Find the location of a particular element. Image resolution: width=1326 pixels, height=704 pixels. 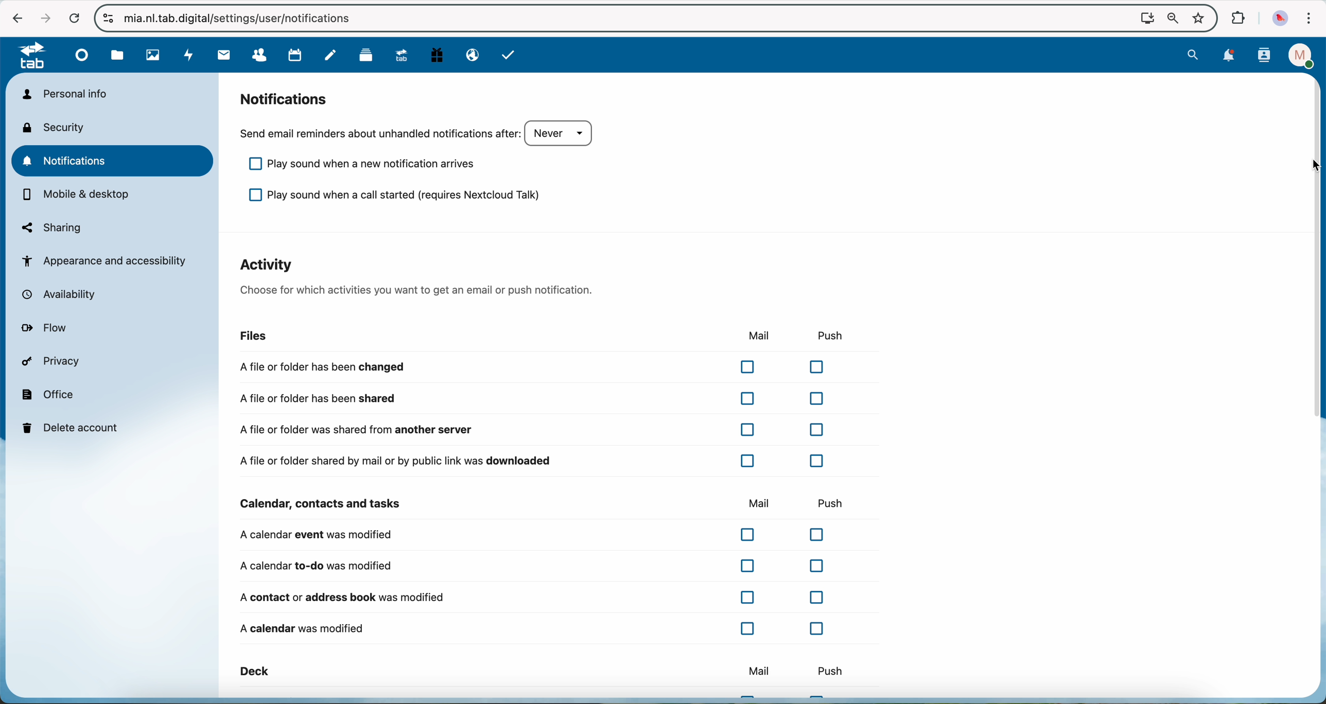

search is located at coordinates (1194, 55).